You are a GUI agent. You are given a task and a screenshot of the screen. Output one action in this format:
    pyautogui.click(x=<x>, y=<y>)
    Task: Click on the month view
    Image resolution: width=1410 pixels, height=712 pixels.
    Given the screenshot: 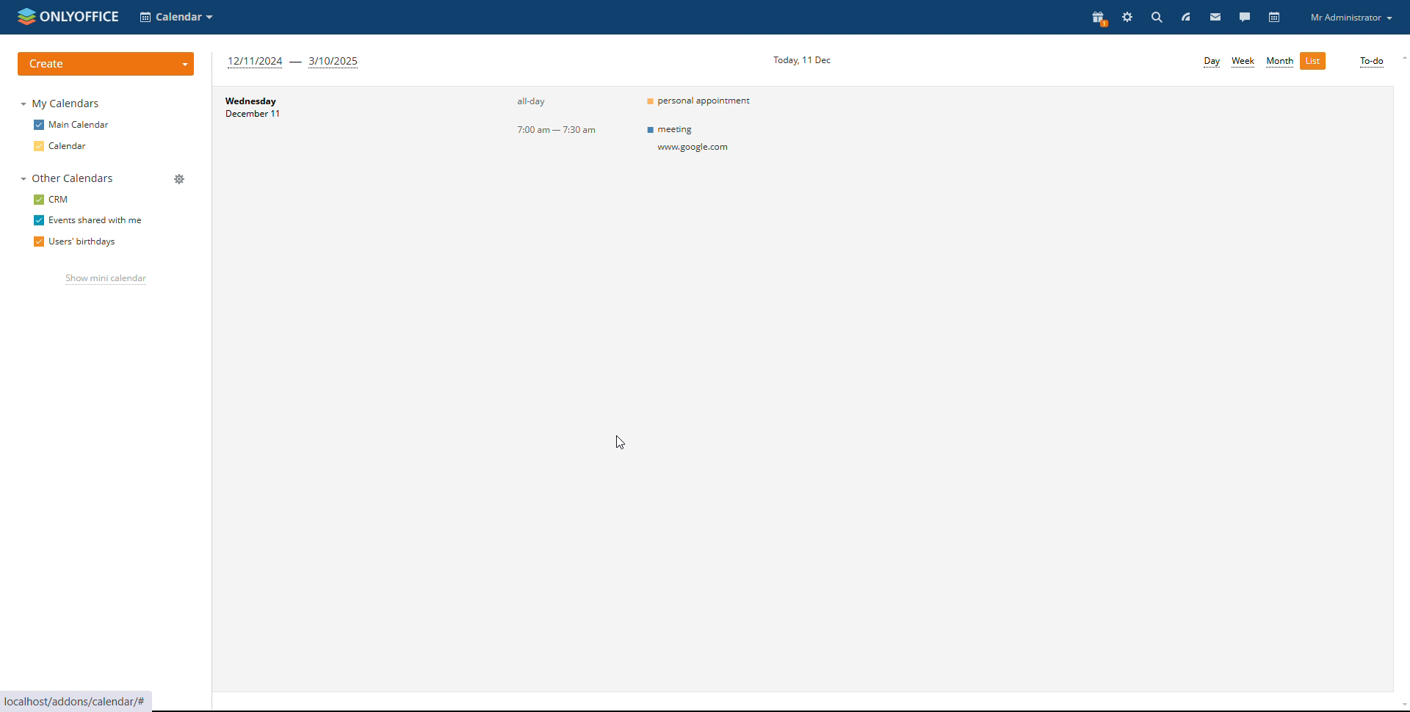 What is the action you would take?
    pyautogui.click(x=1279, y=62)
    